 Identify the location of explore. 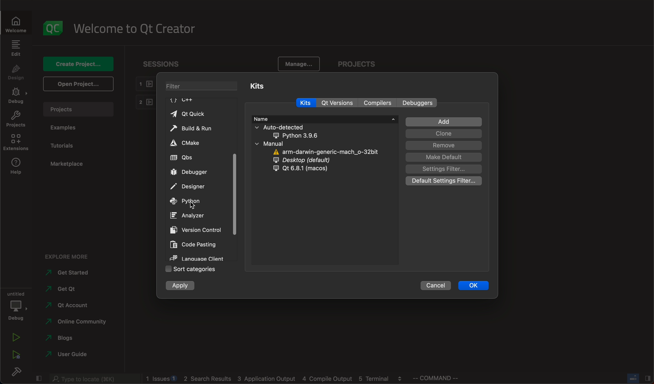
(67, 258).